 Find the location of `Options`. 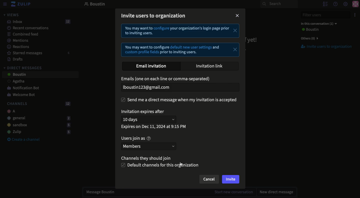

Options is located at coordinates (354, 15).